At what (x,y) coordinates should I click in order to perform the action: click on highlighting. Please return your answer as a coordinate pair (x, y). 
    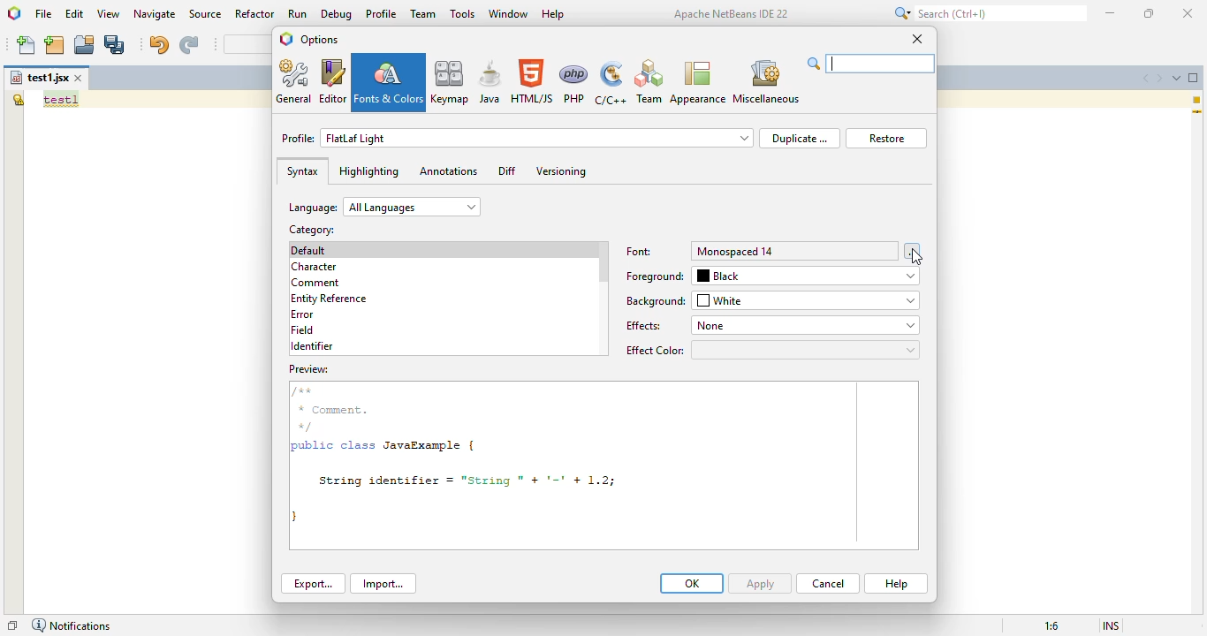
    Looking at the image, I should click on (368, 171).